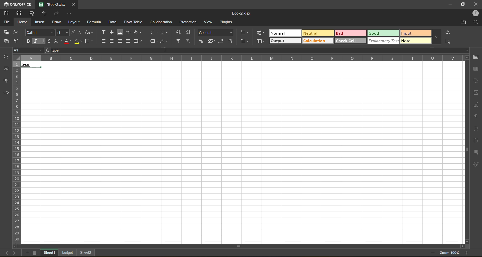 This screenshot has height=257, width=482. Describe the element at coordinates (245, 32) in the screenshot. I see `insert cells` at that location.